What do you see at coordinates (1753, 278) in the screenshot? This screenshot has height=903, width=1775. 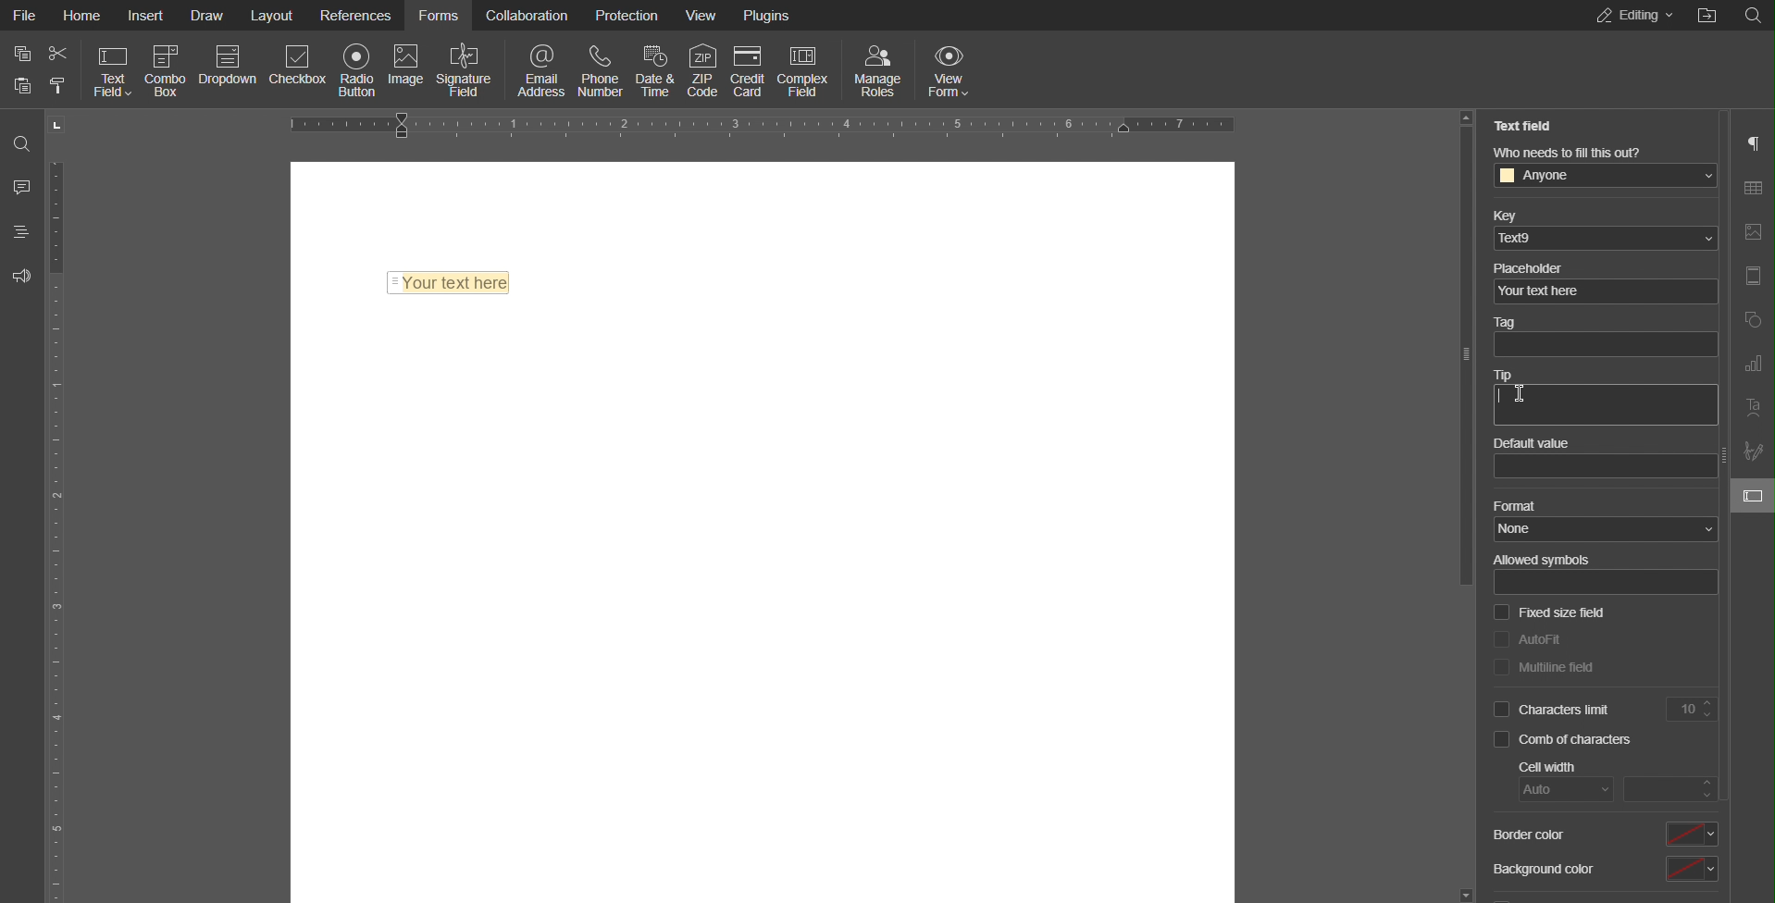 I see `Header and Footer` at bounding box center [1753, 278].